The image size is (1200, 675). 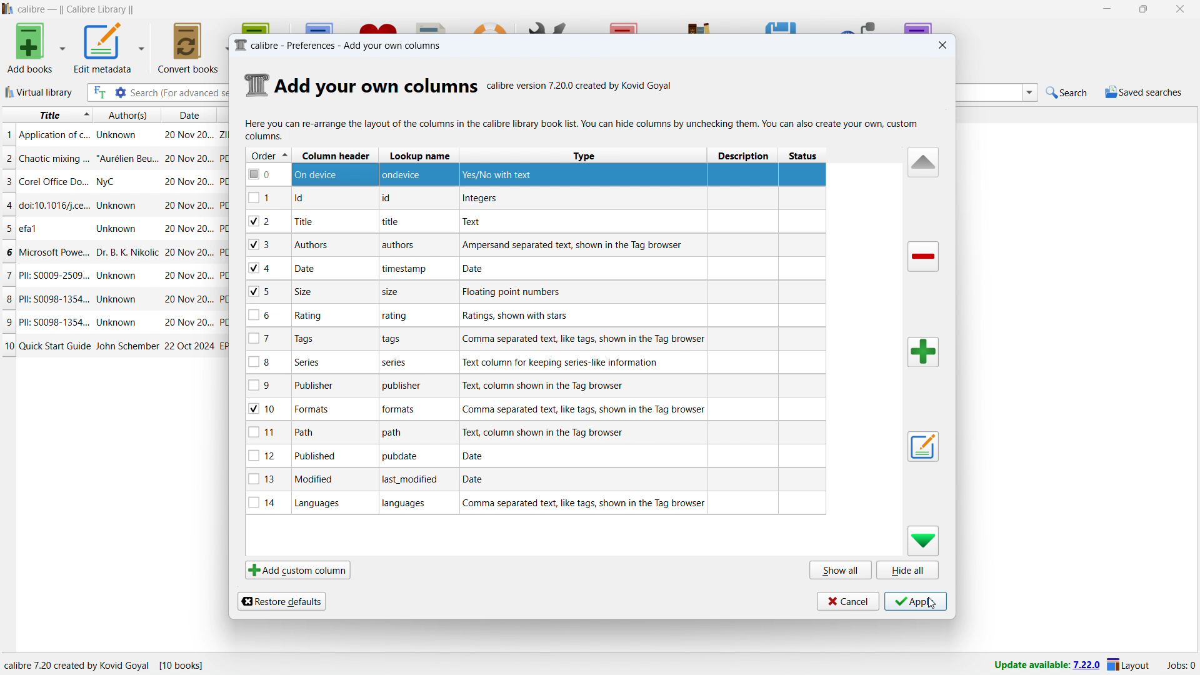 What do you see at coordinates (392, 293) in the screenshot?
I see `size` at bounding box center [392, 293].